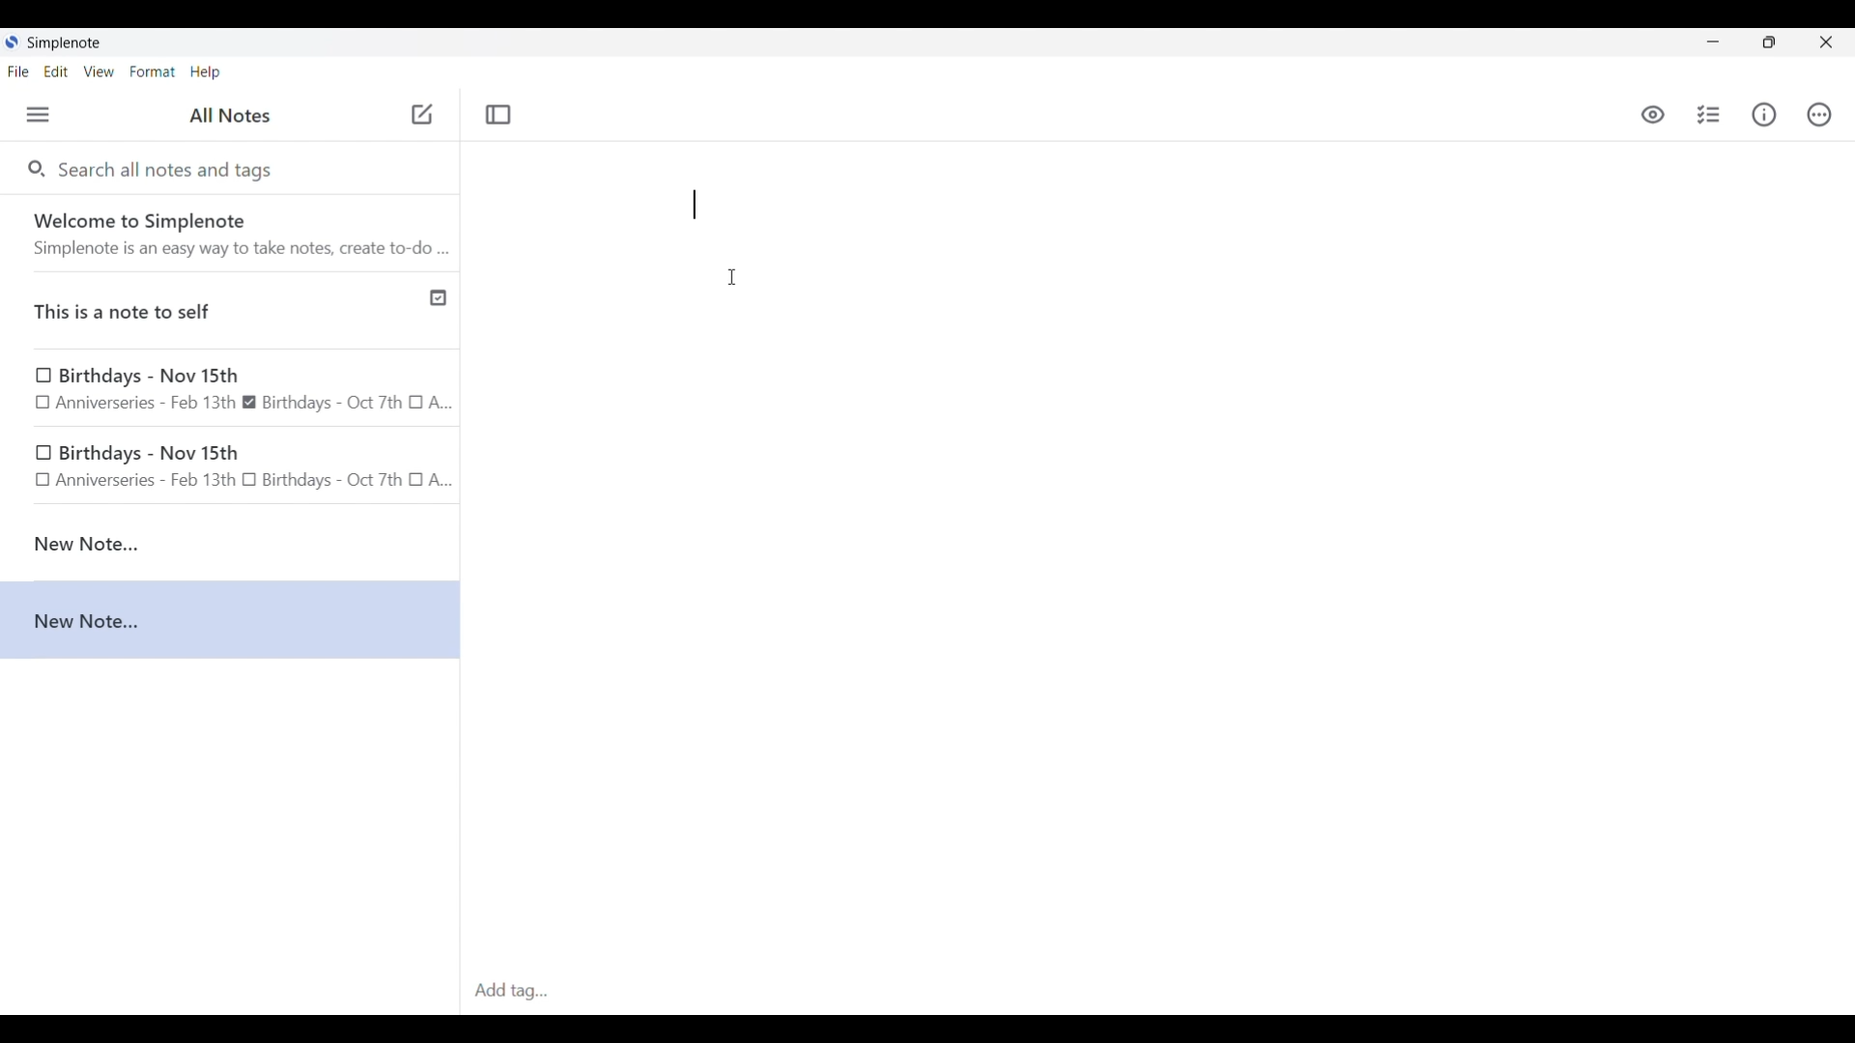  What do you see at coordinates (1769, 42) in the screenshot?
I see `Show interface in a smaller tab` at bounding box center [1769, 42].